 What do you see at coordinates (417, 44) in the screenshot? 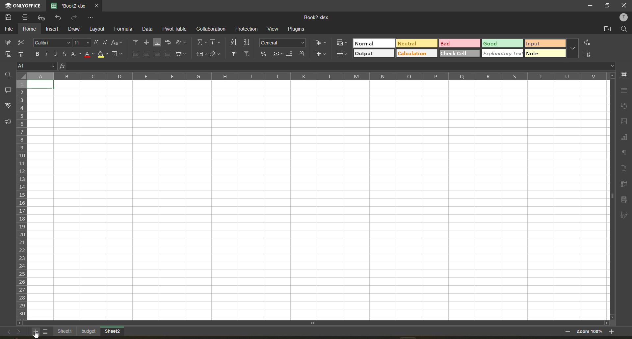
I see `neutral` at bounding box center [417, 44].